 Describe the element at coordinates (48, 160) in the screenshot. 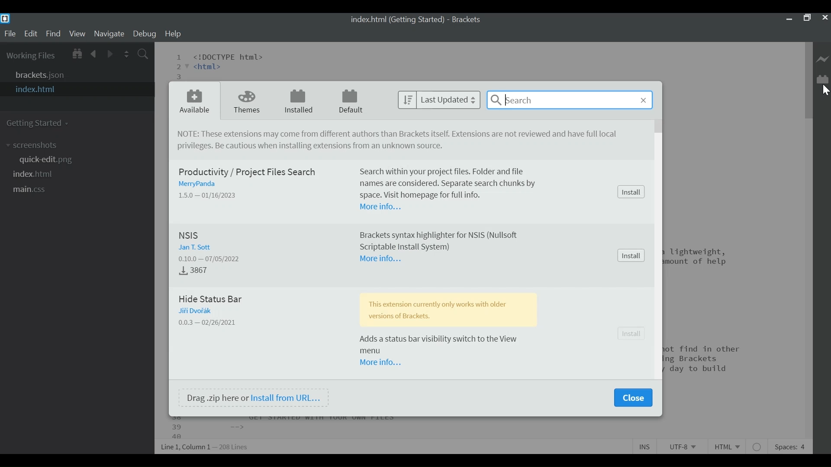

I see `quickedit.png` at that location.